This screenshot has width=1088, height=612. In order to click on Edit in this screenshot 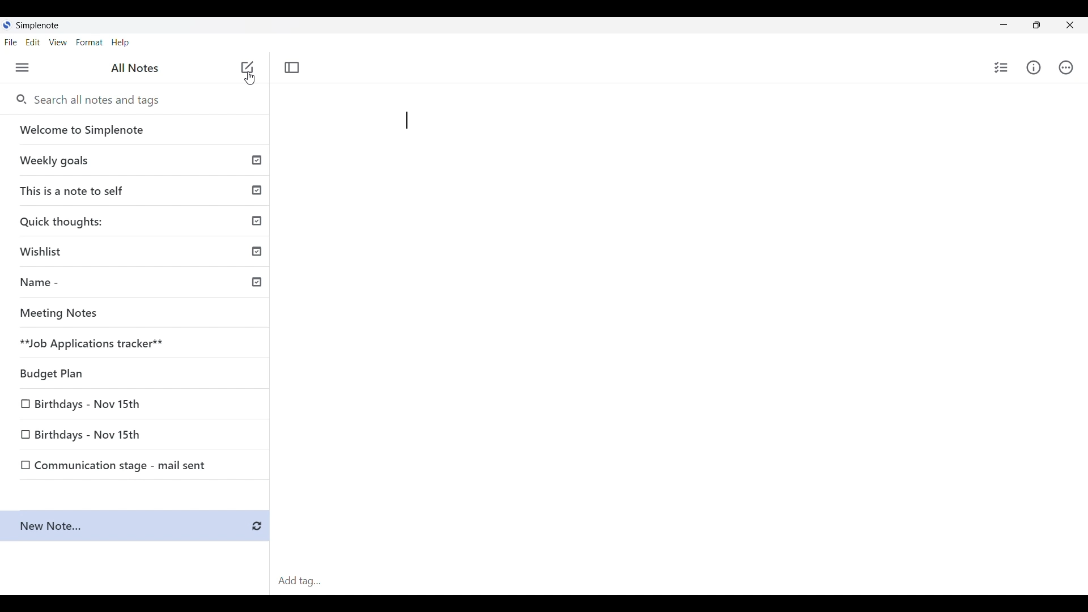, I will do `click(33, 42)`.